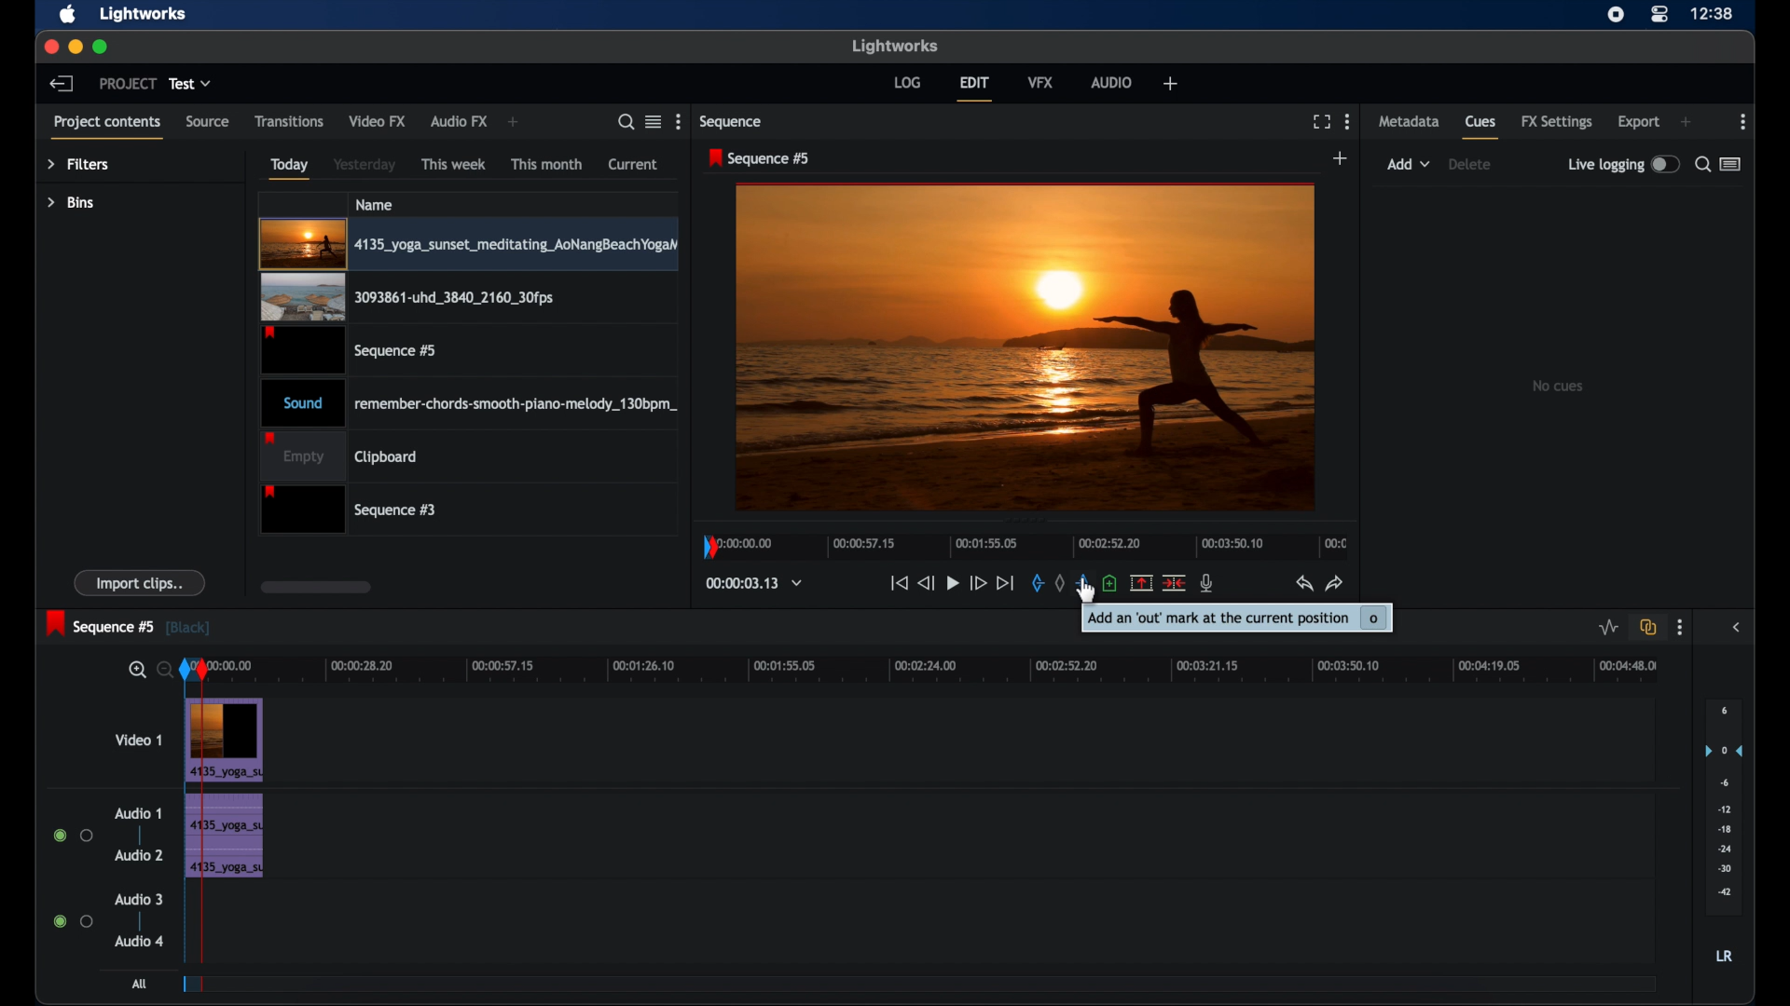 Image resolution: width=1790 pixels, height=1006 pixels. What do you see at coordinates (191, 83) in the screenshot?
I see `test dropdown` at bounding box center [191, 83].